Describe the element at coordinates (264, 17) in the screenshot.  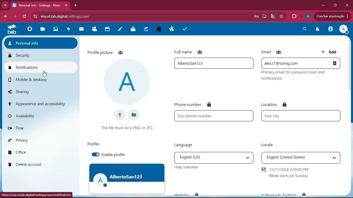
I see `desktop` at that location.